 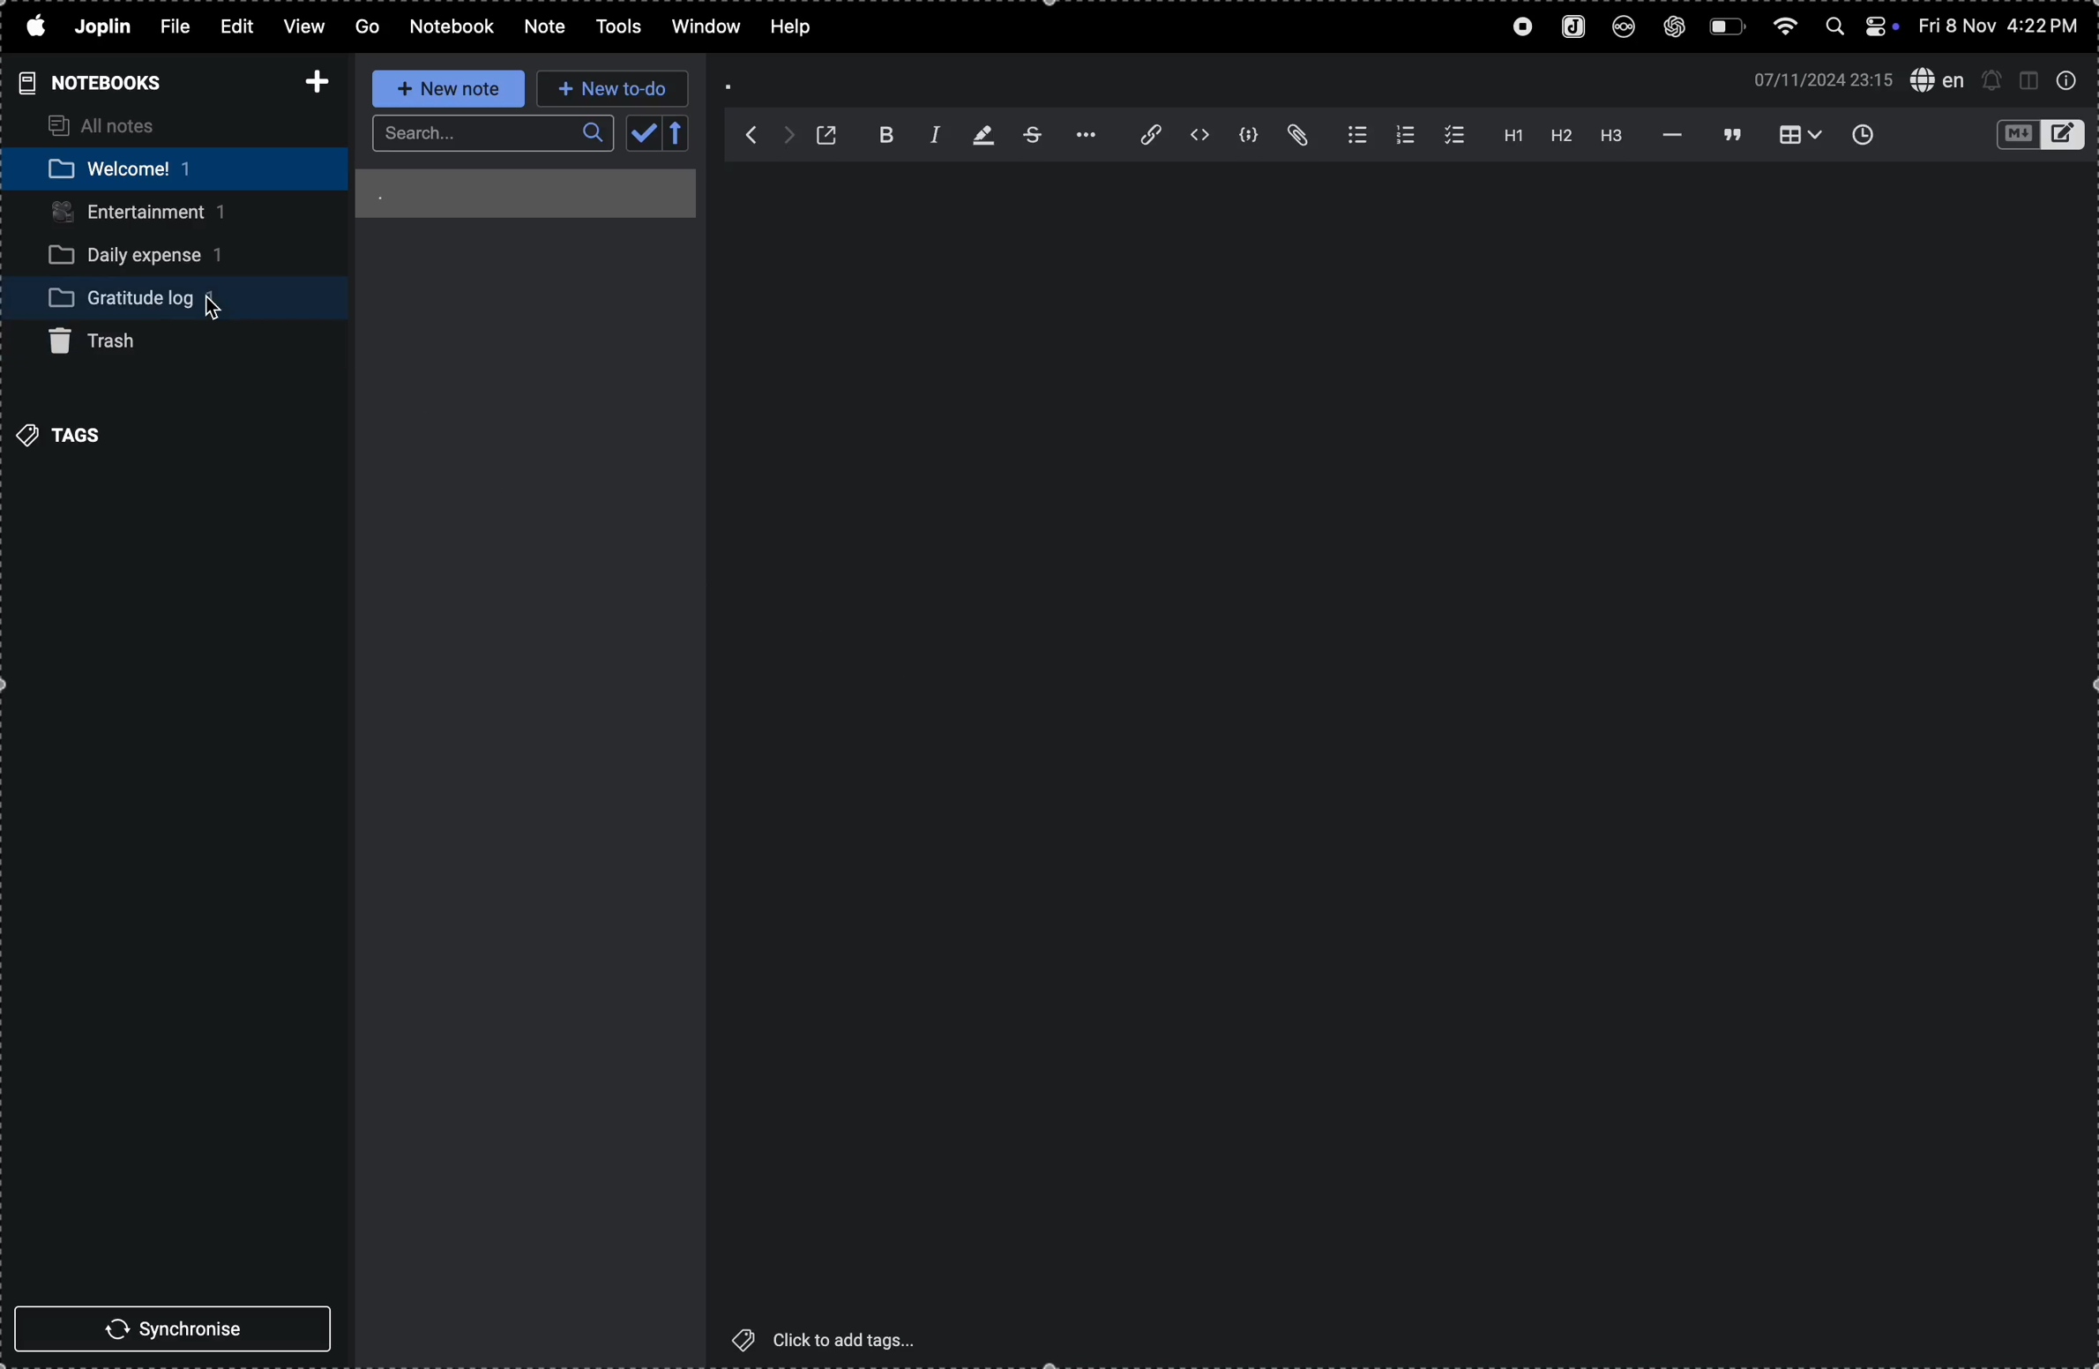 I want to click on Cursor, so click(x=212, y=310).